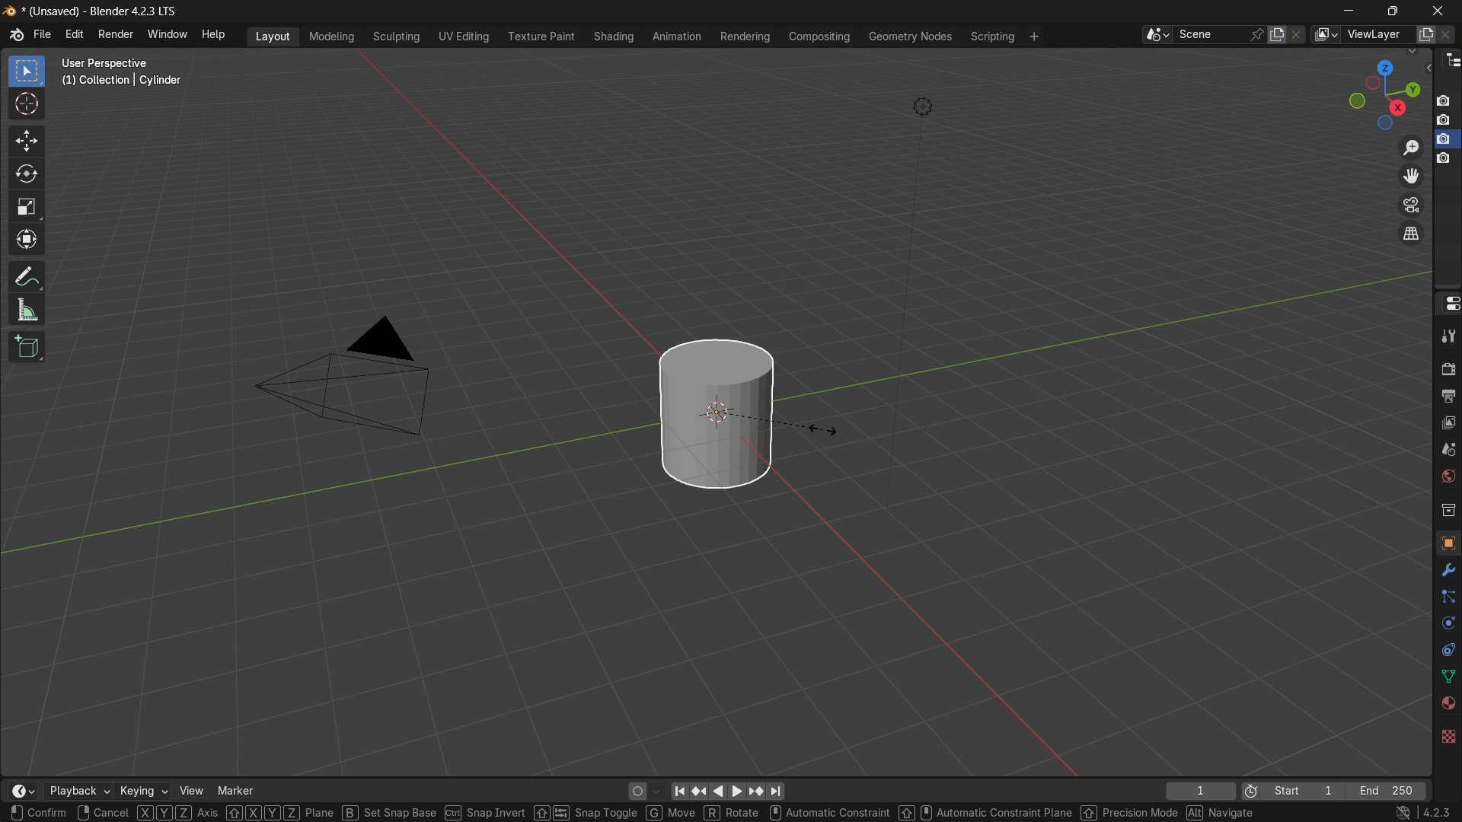  Describe the element at coordinates (177, 813) in the screenshot. I see `XYZ Axis` at that location.